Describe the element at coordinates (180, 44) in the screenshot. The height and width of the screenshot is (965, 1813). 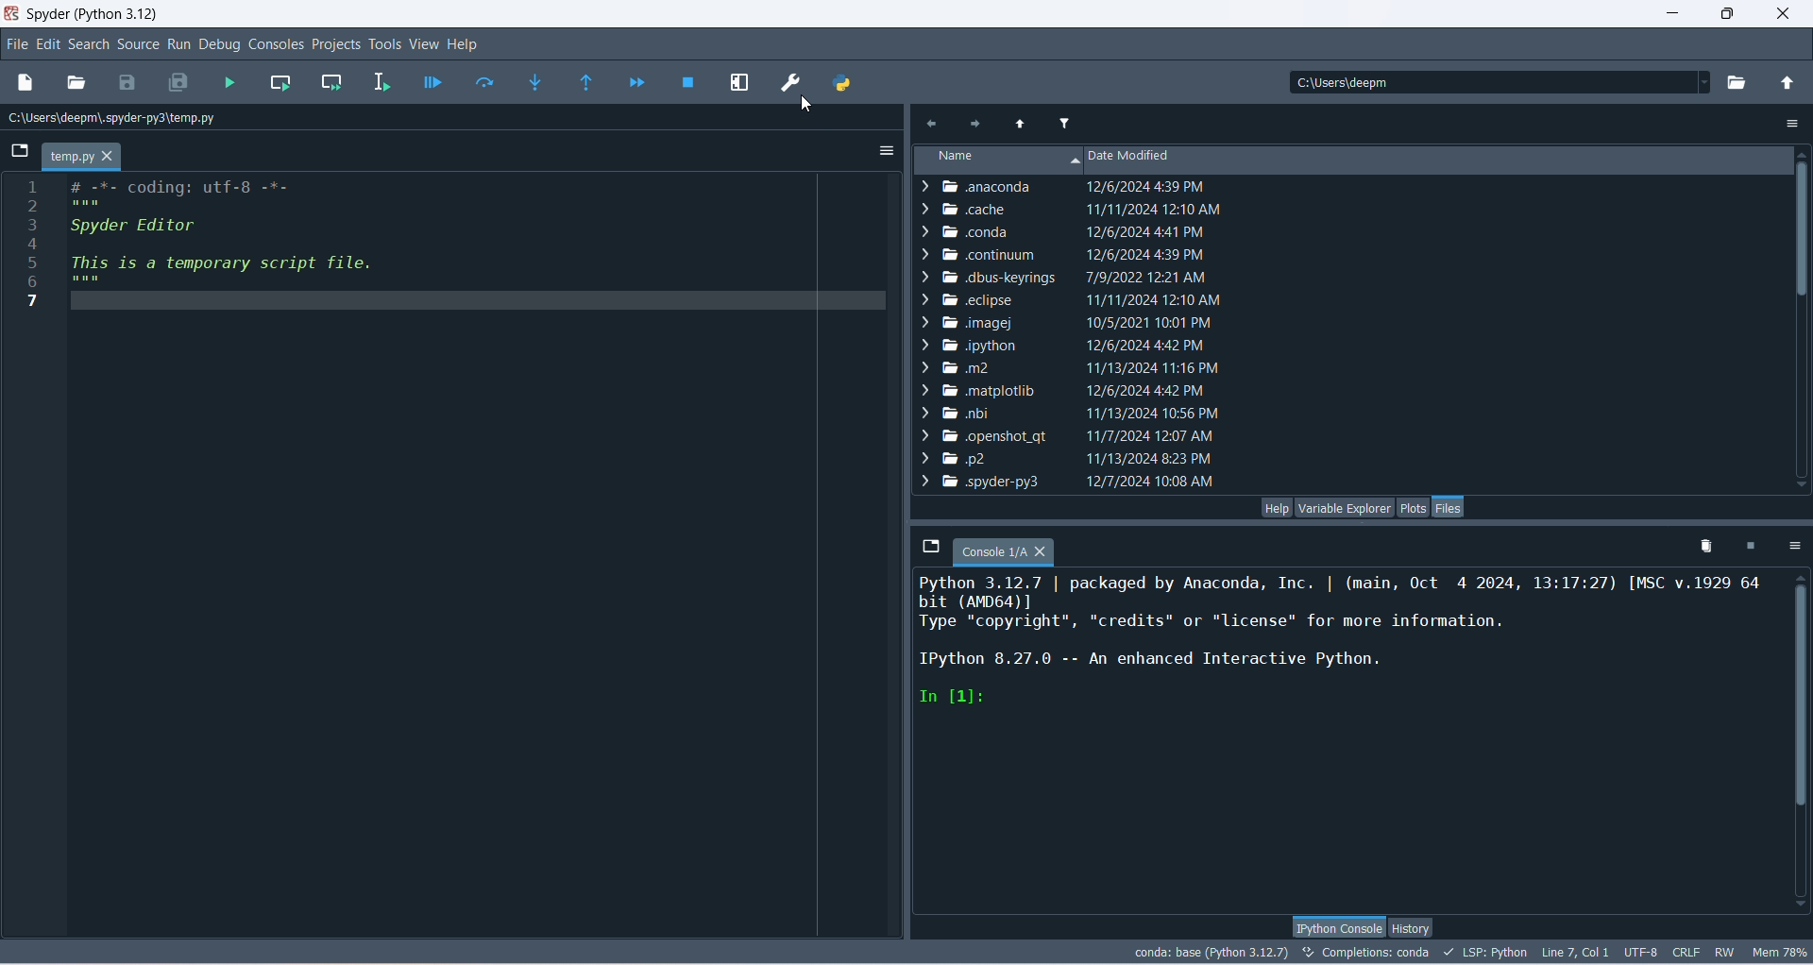
I see `run` at that location.